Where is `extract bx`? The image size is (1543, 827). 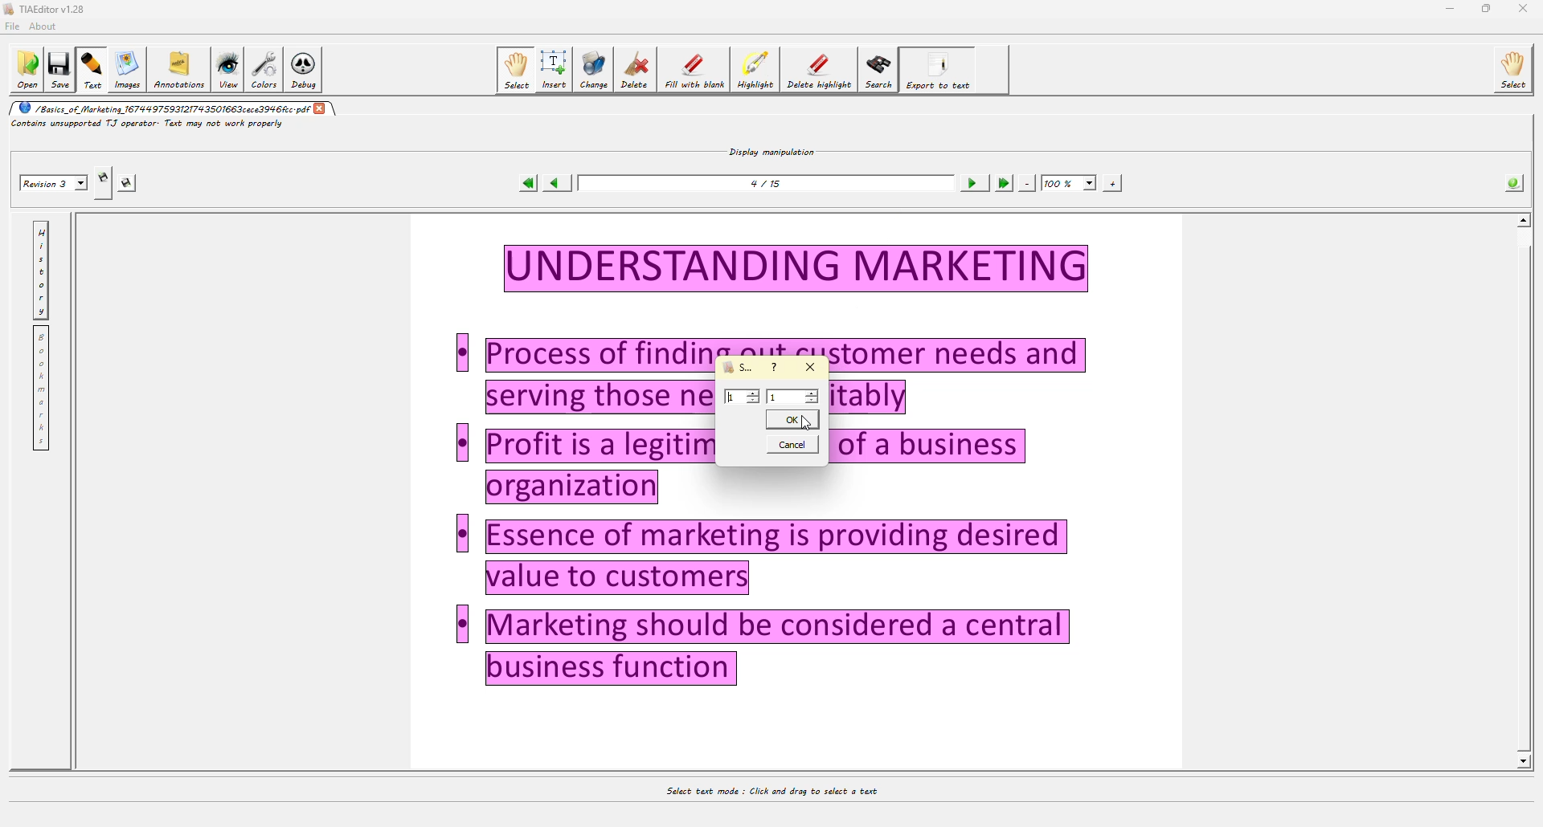
extract bx is located at coordinates (738, 367).